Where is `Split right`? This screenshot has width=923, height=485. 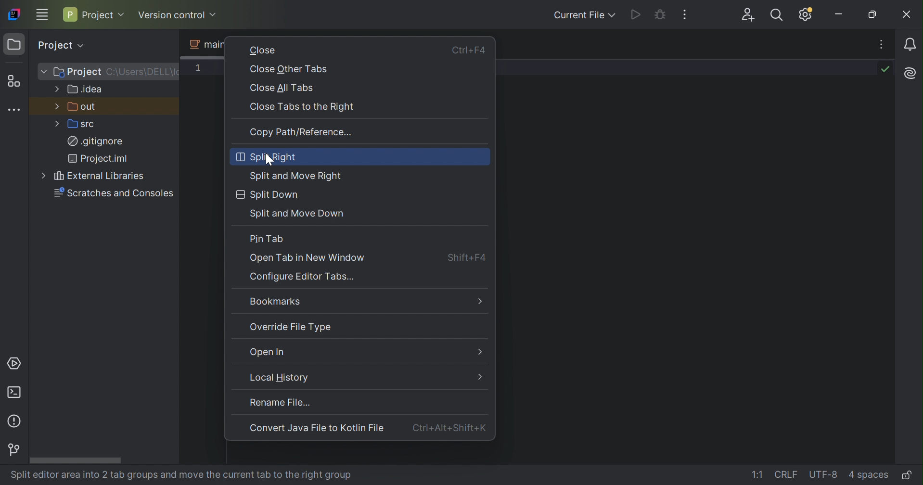
Split right is located at coordinates (267, 156).